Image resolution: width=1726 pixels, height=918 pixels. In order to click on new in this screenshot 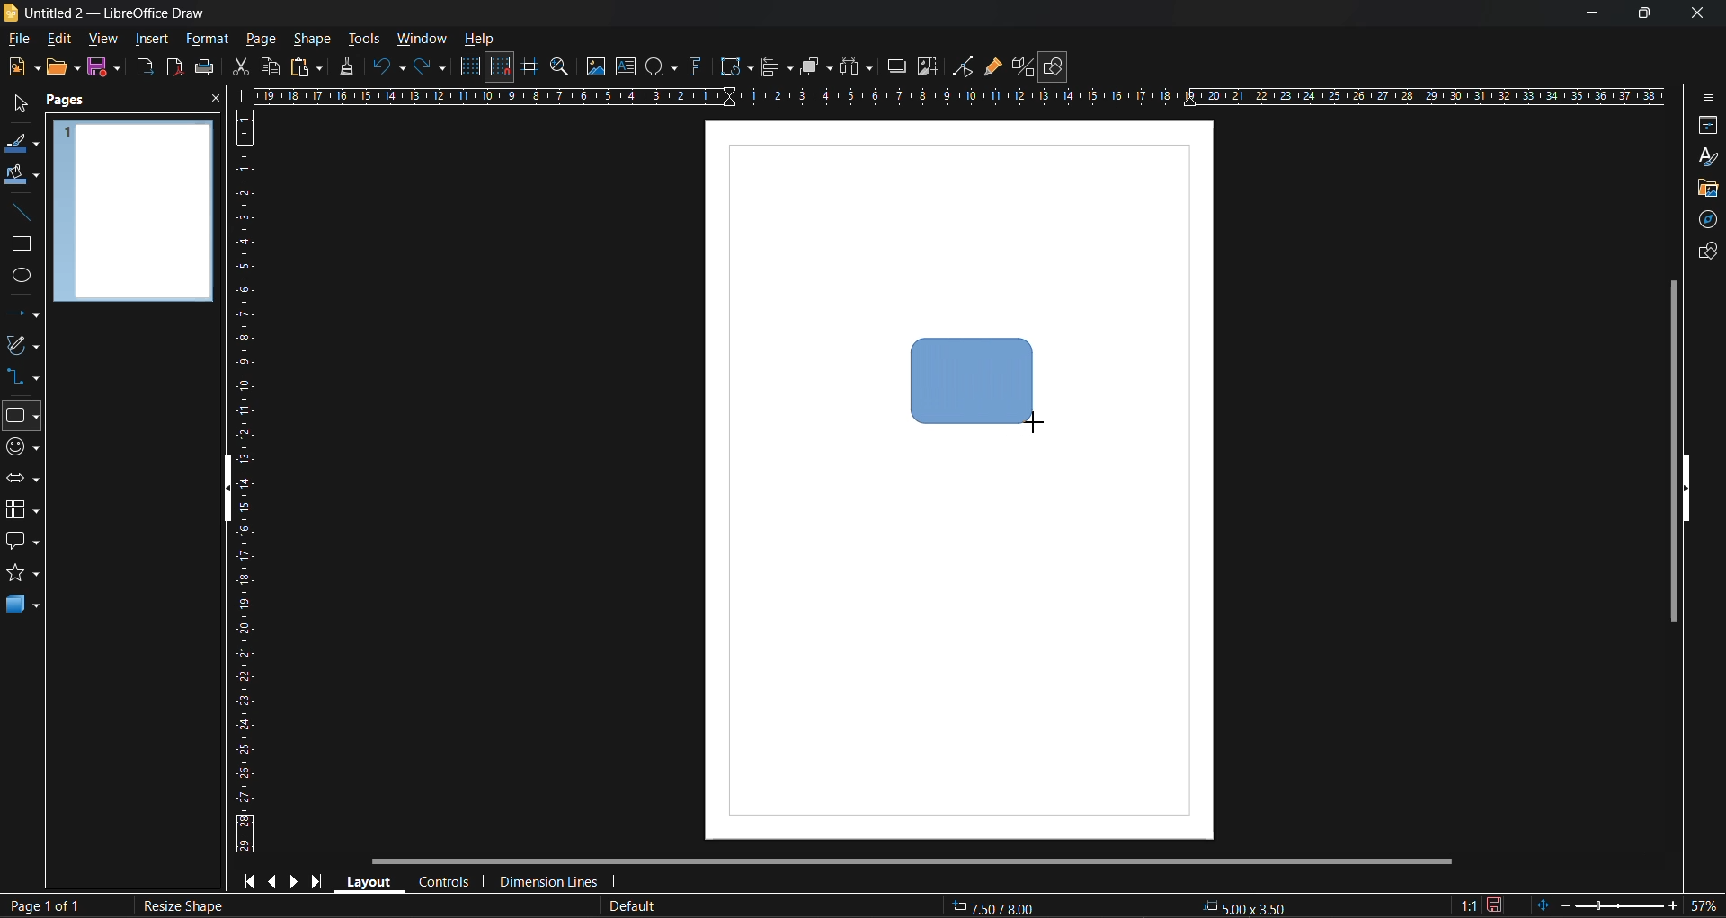, I will do `click(22, 66)`.